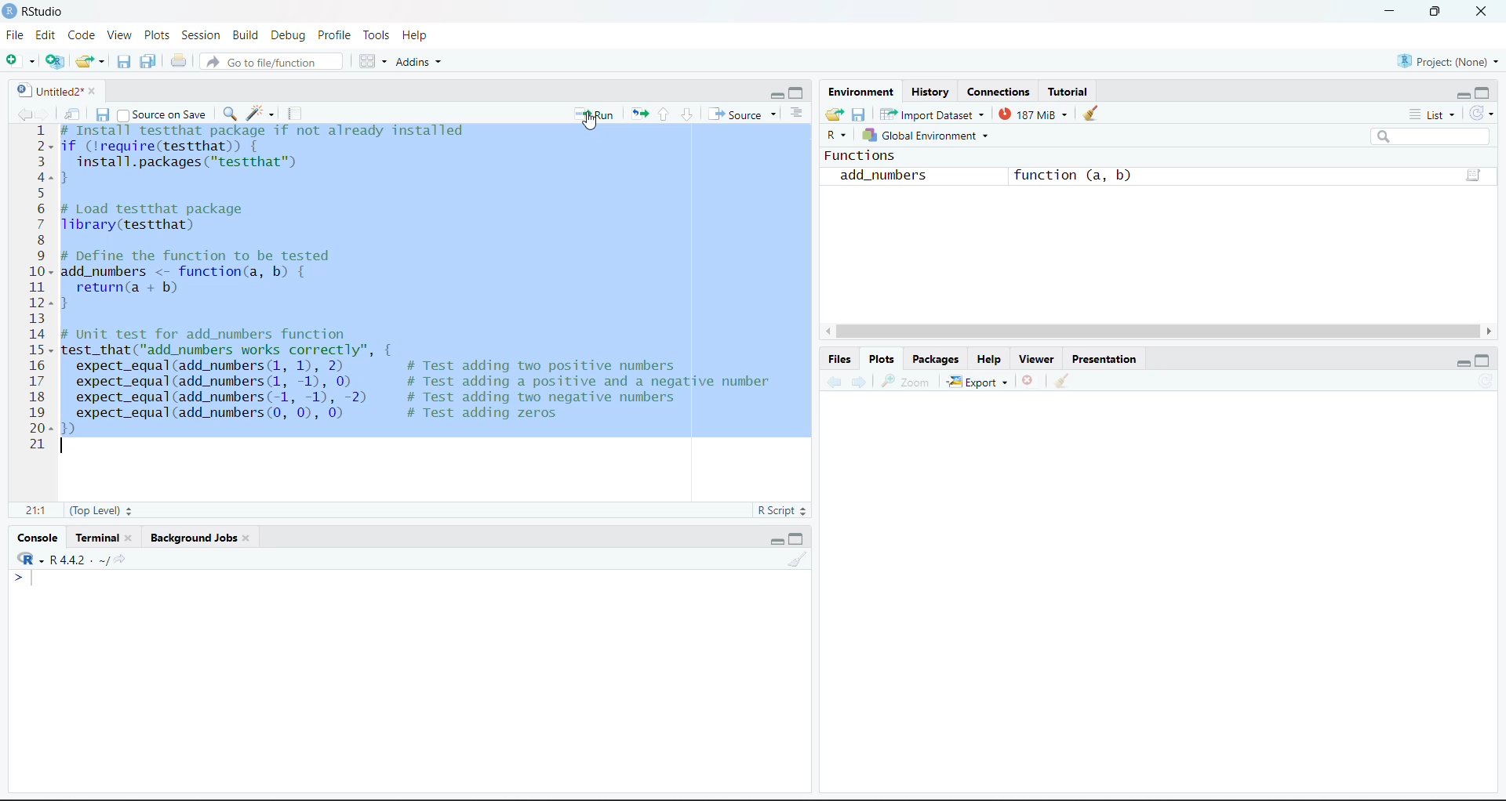  What do you see at coordinates (43, 112) in the screenshot?
I see `next` at bounding box center [43, 112].